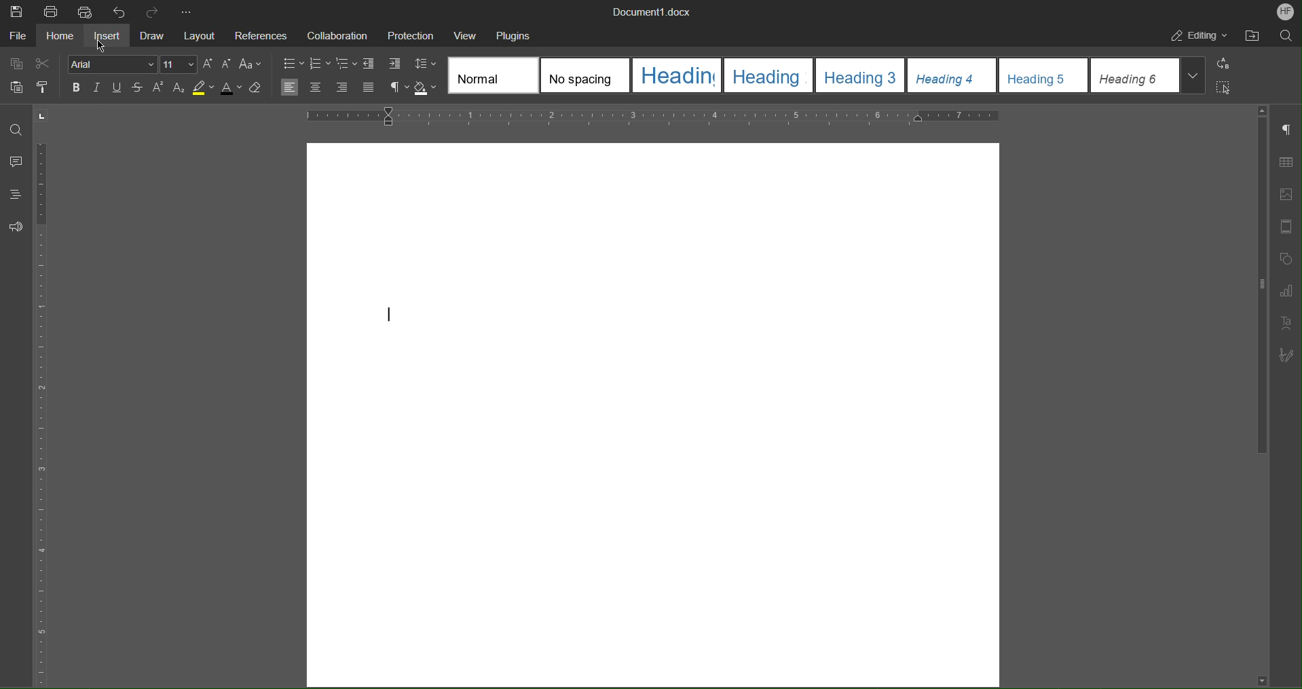 The image size is (1302, 689). Describe the element at coordinates (1257, 36) in the screenshot. I see `Open File Location` at that location.